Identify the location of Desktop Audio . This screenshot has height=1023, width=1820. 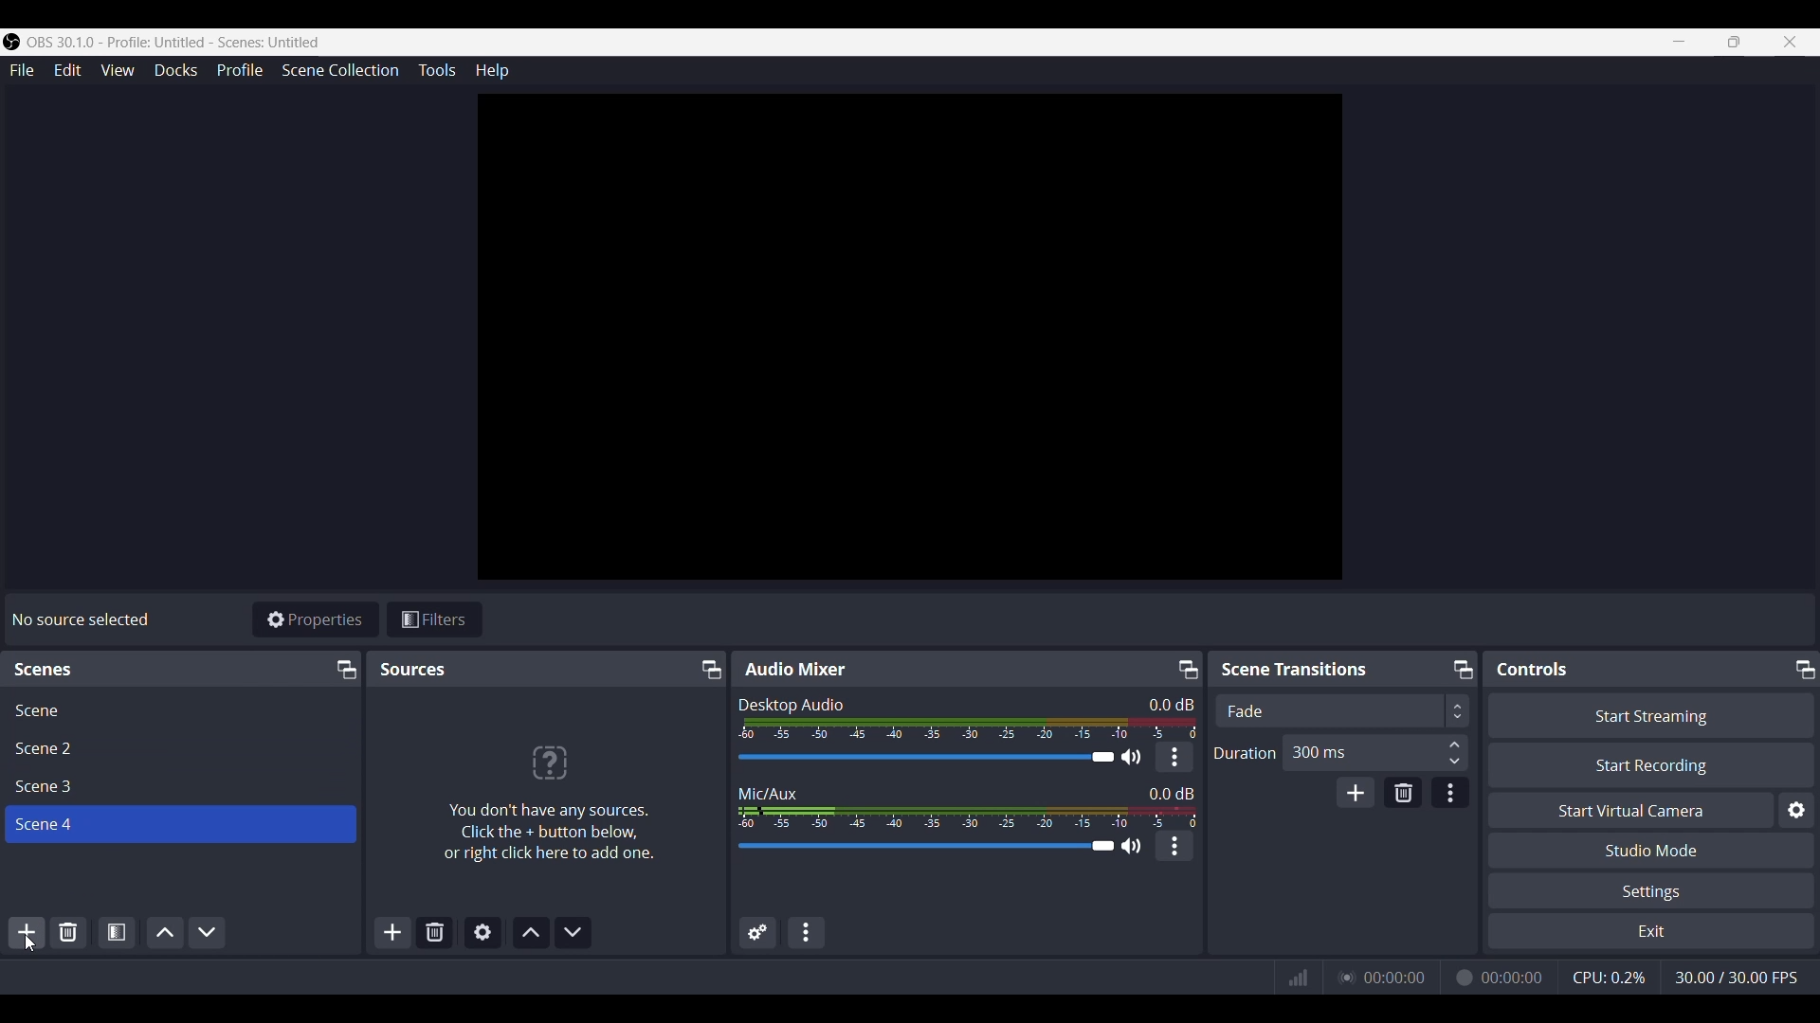
(791, 703).